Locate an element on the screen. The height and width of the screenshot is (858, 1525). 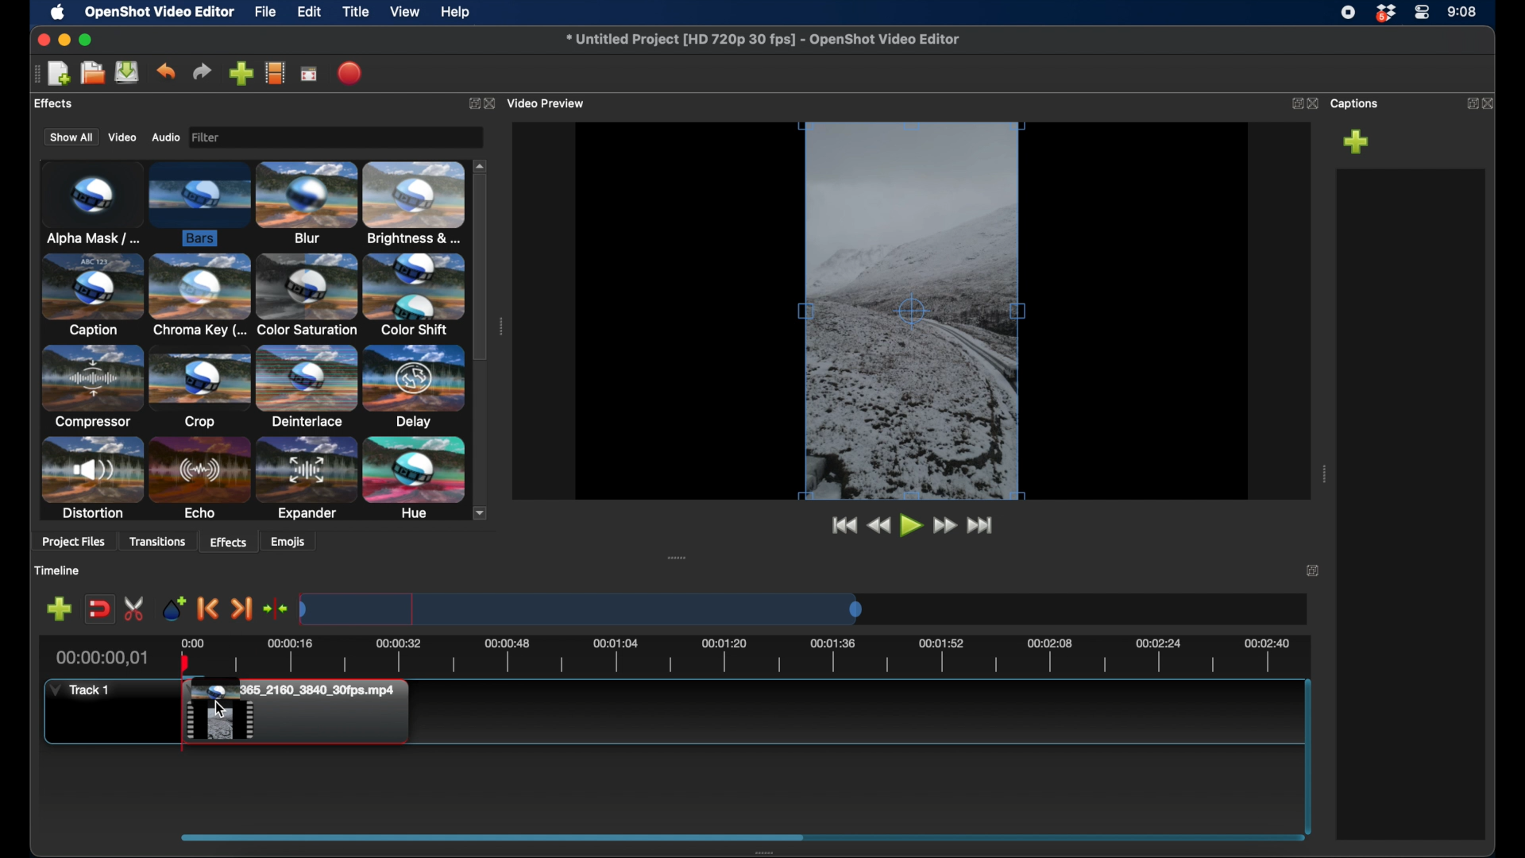
explore profiles is located at coordinates (276, 73).